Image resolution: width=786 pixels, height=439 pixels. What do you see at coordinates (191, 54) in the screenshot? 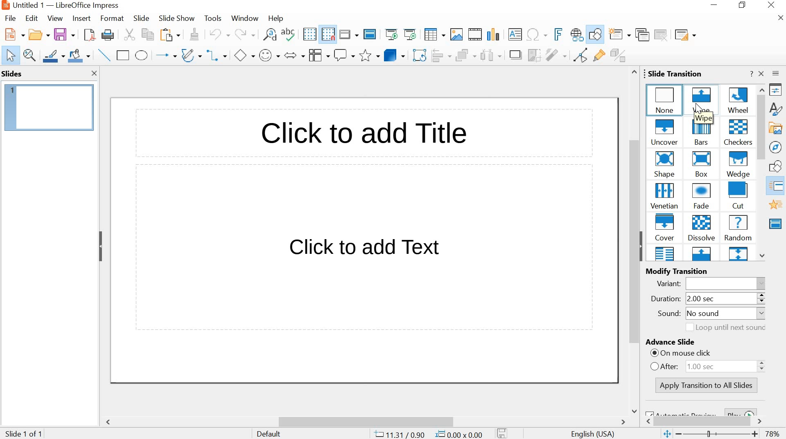
I see `Curves and polygons` at bounding box center [191, 54].